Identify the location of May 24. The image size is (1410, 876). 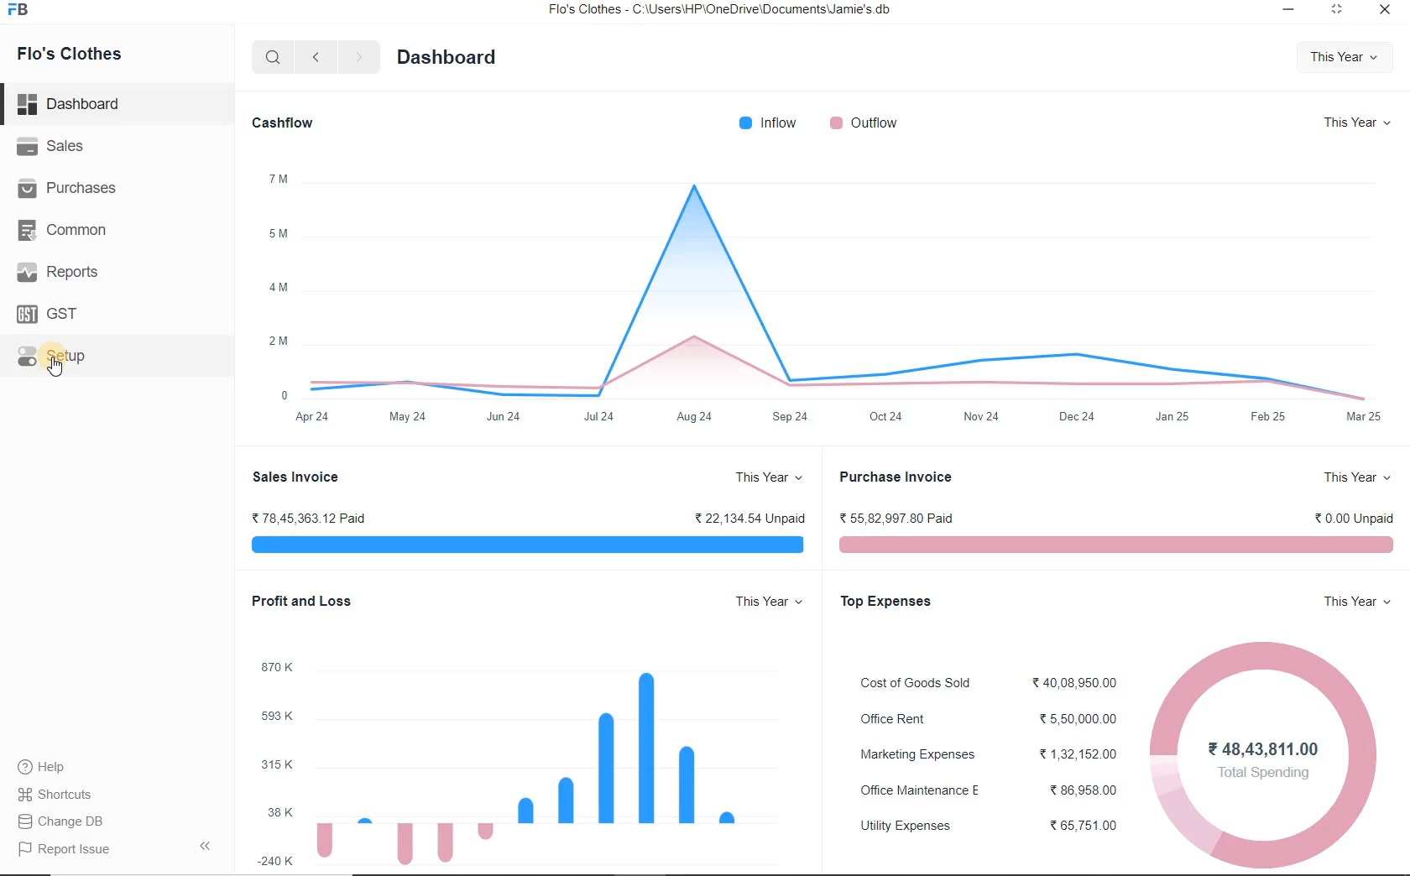
(409, 415).